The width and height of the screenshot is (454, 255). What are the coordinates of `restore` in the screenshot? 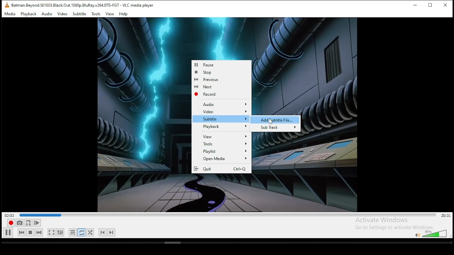 It's located at (431, 5).